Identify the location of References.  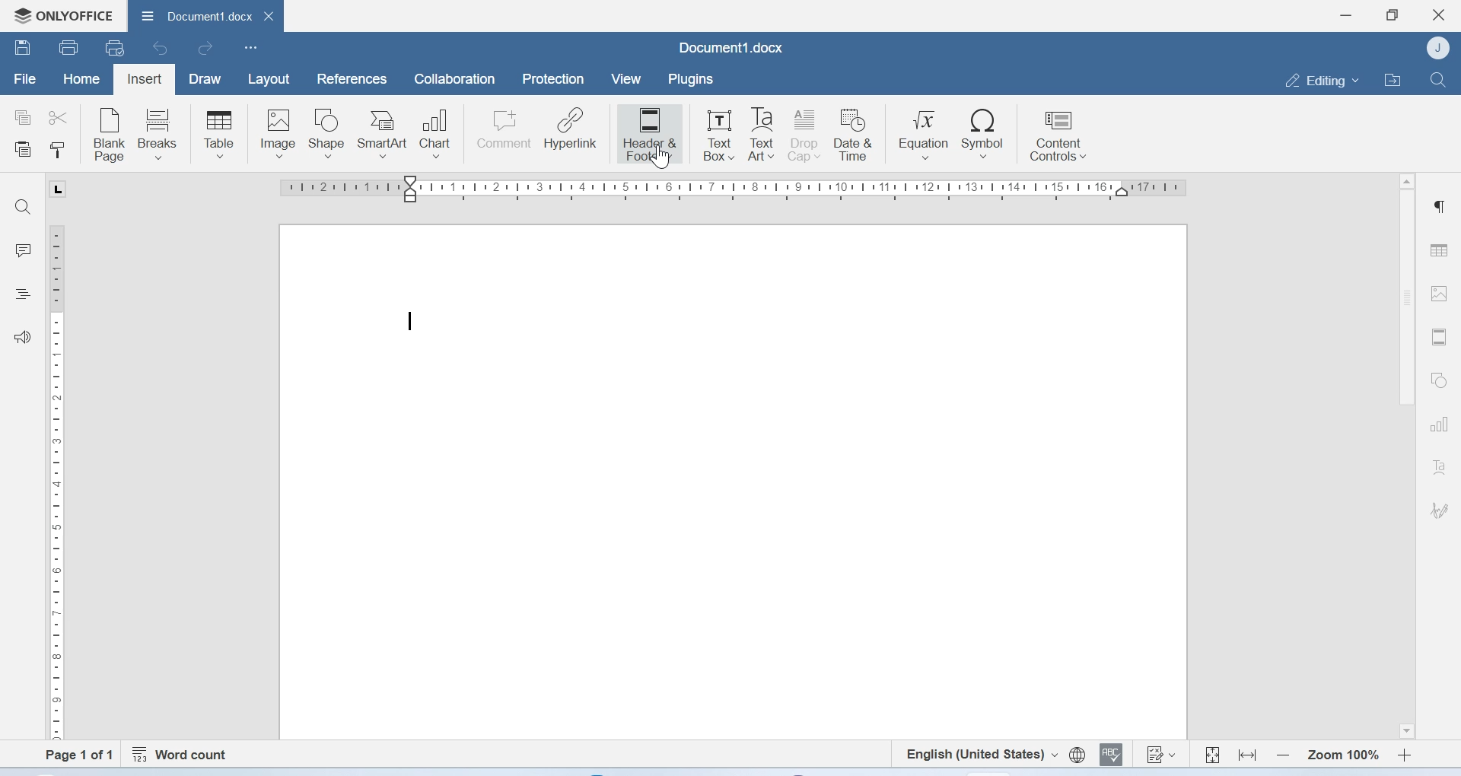
(349, 78).